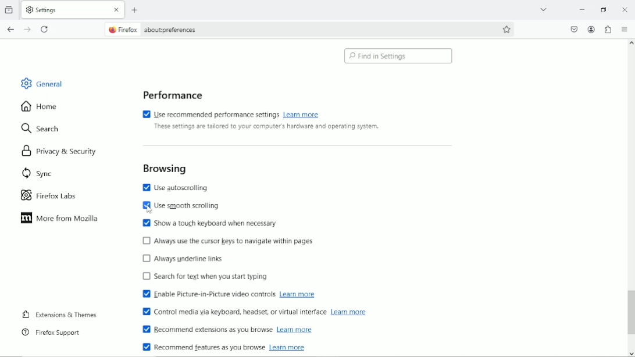 This screenshot has width=635, height=357. Describe the element at coordinates (184, 258) in the screenshot. I see `Always underline links` at that location.